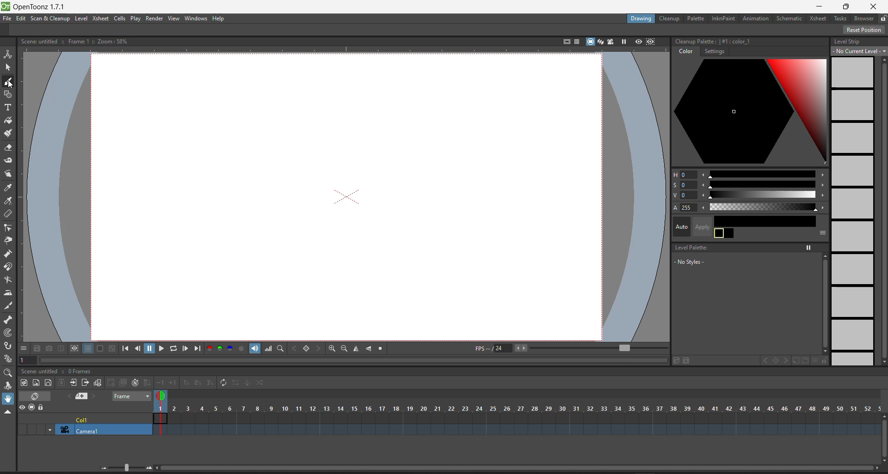 The width and height of the screenshot is (888, 474). What do you see at coordinates (100, 17) in the screenshot?
I see `xsheet` at bounding box center [100, 17].